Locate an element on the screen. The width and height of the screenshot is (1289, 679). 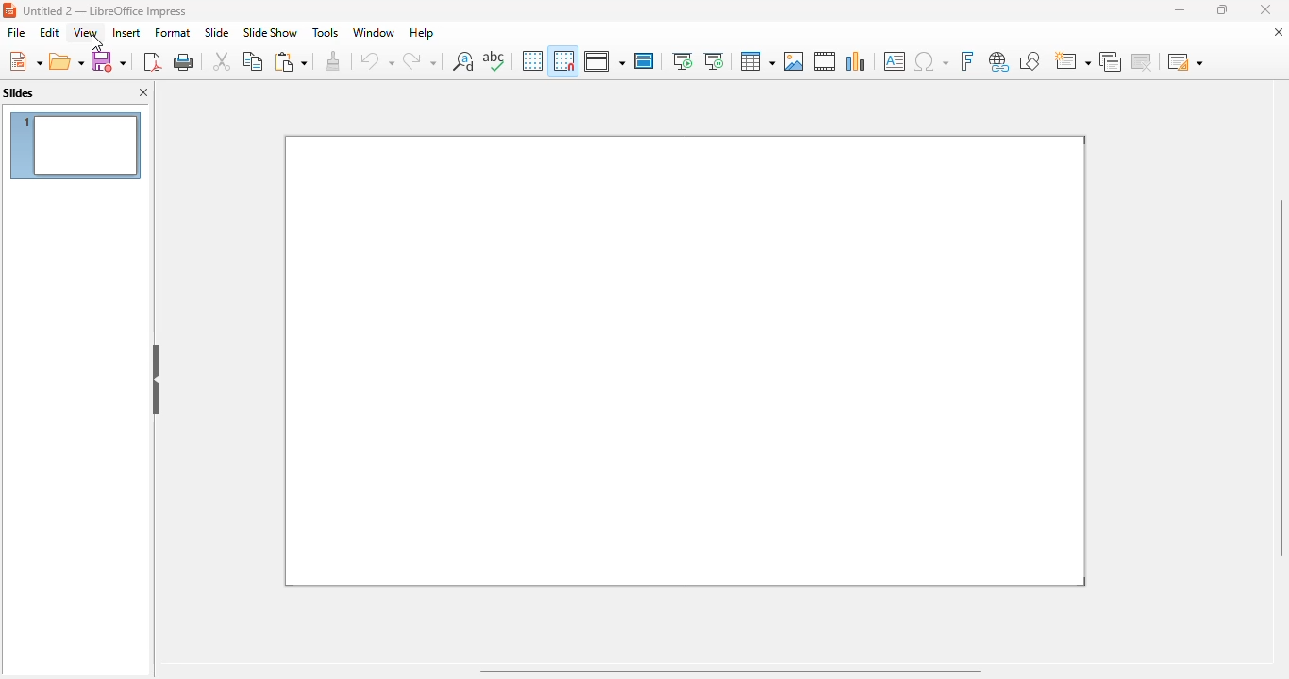
display views is located at coordinates (604, 60).